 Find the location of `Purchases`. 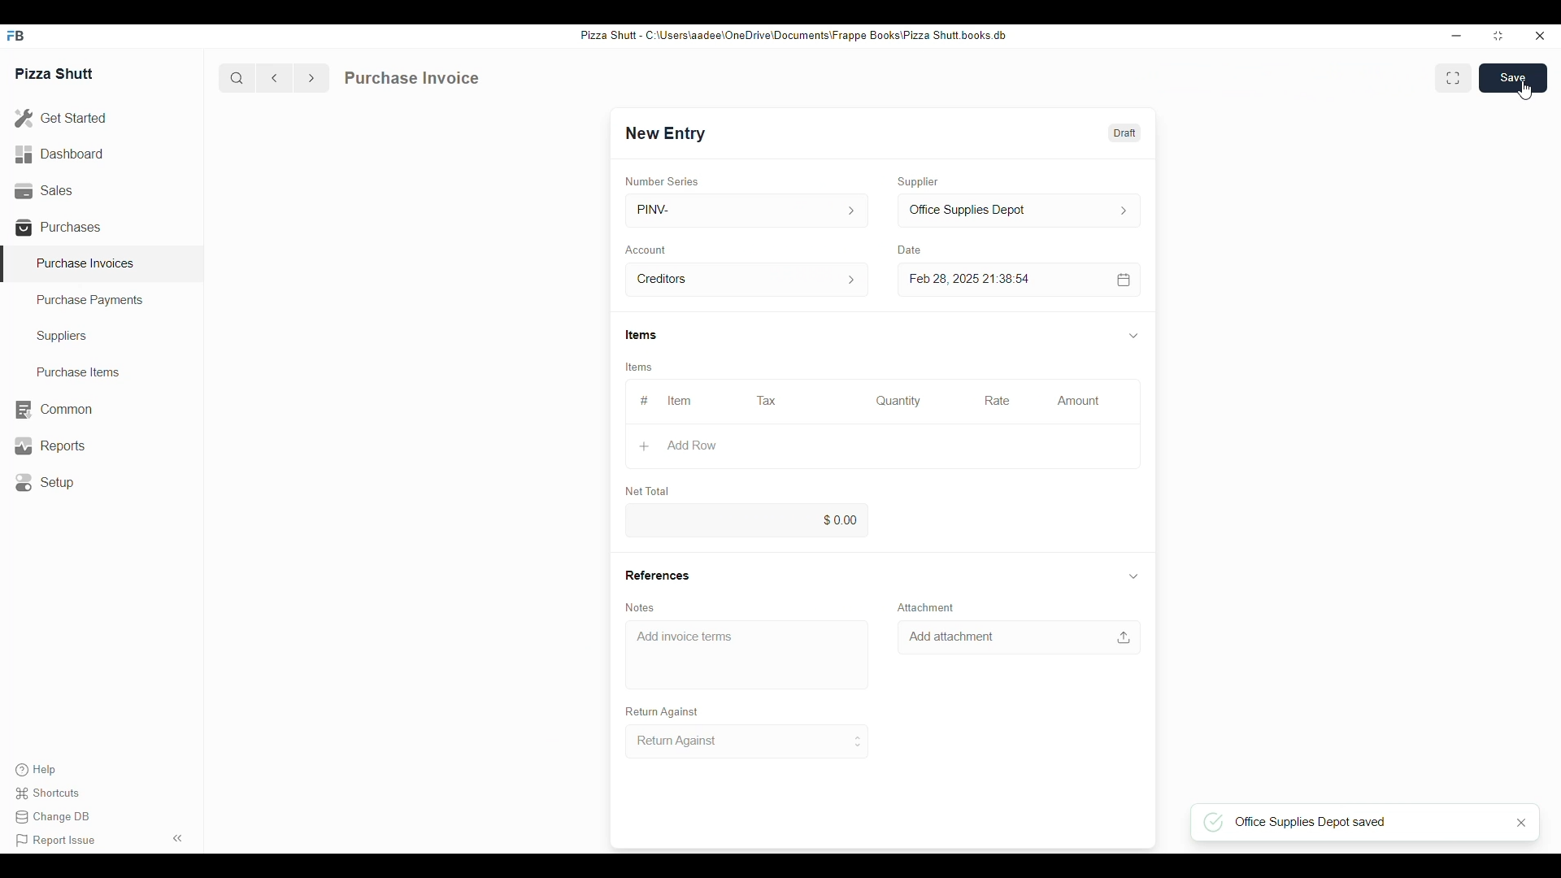

Purchases is located at coordinates (61, 227).